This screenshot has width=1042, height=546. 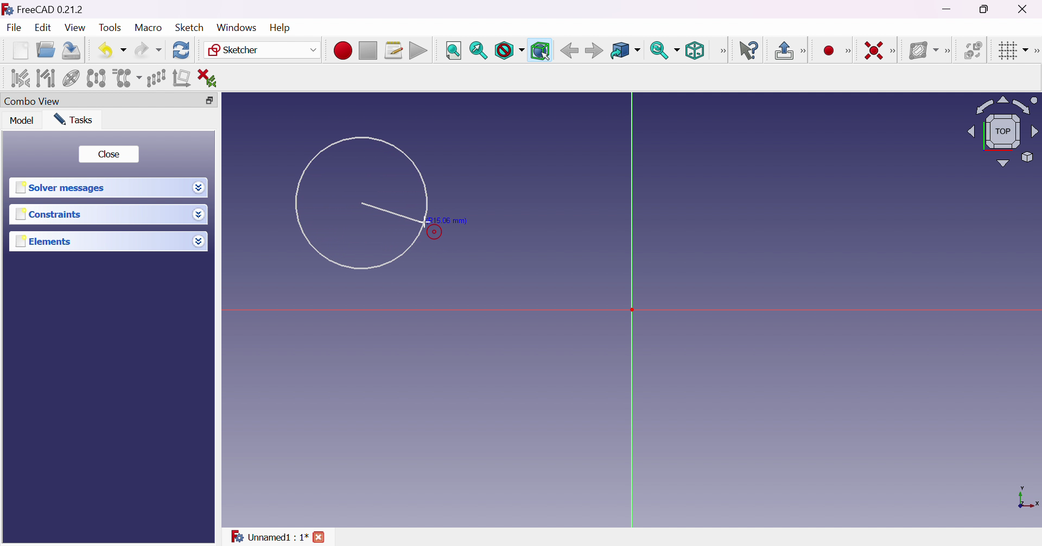 What do you see at coordinates (45, 242) in the screenshot?
I see `Elements` at bounding box center [45, 242].